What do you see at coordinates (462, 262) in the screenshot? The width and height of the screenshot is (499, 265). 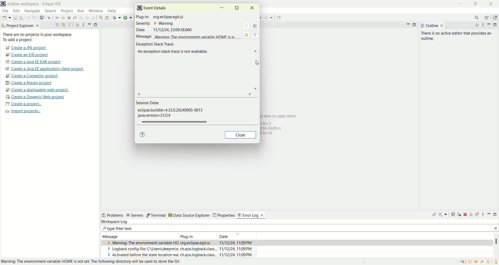 I see `restore welcome` at bounding box center [462, 262].